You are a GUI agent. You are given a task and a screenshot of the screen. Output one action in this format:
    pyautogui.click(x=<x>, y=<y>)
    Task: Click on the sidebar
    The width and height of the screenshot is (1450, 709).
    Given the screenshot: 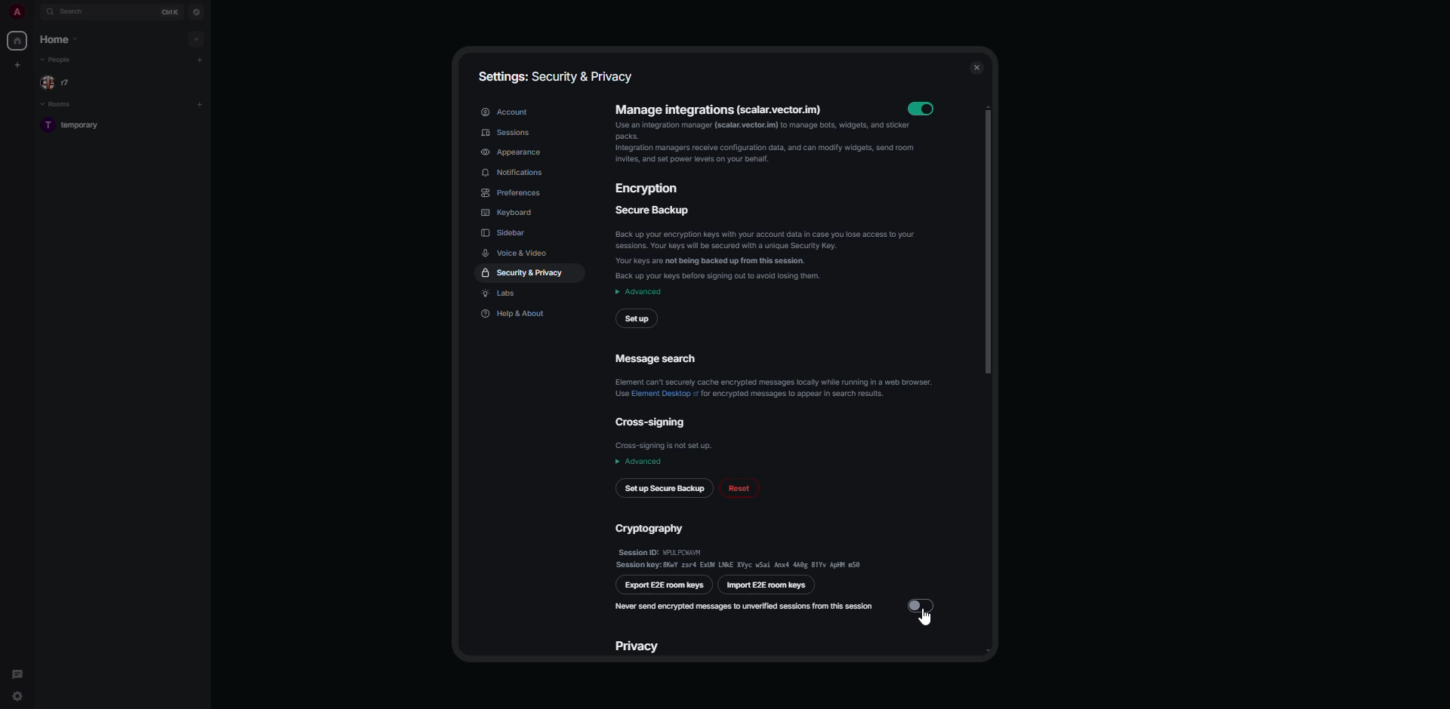 What is the action you would take?
    pyautogui.click(x=506, y=232)
    